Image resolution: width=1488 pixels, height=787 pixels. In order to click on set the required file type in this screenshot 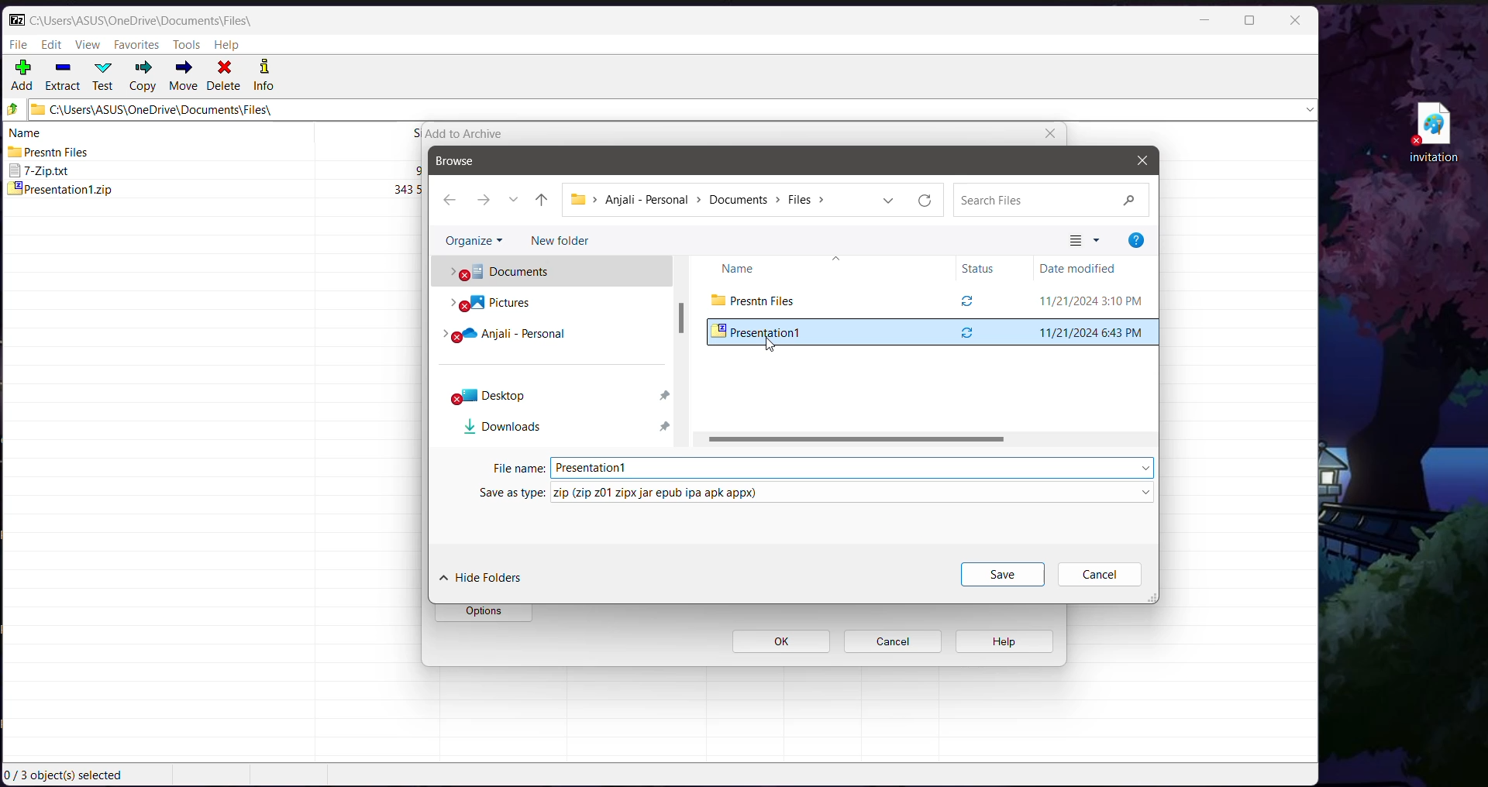, I will do `click(851, 492)`.